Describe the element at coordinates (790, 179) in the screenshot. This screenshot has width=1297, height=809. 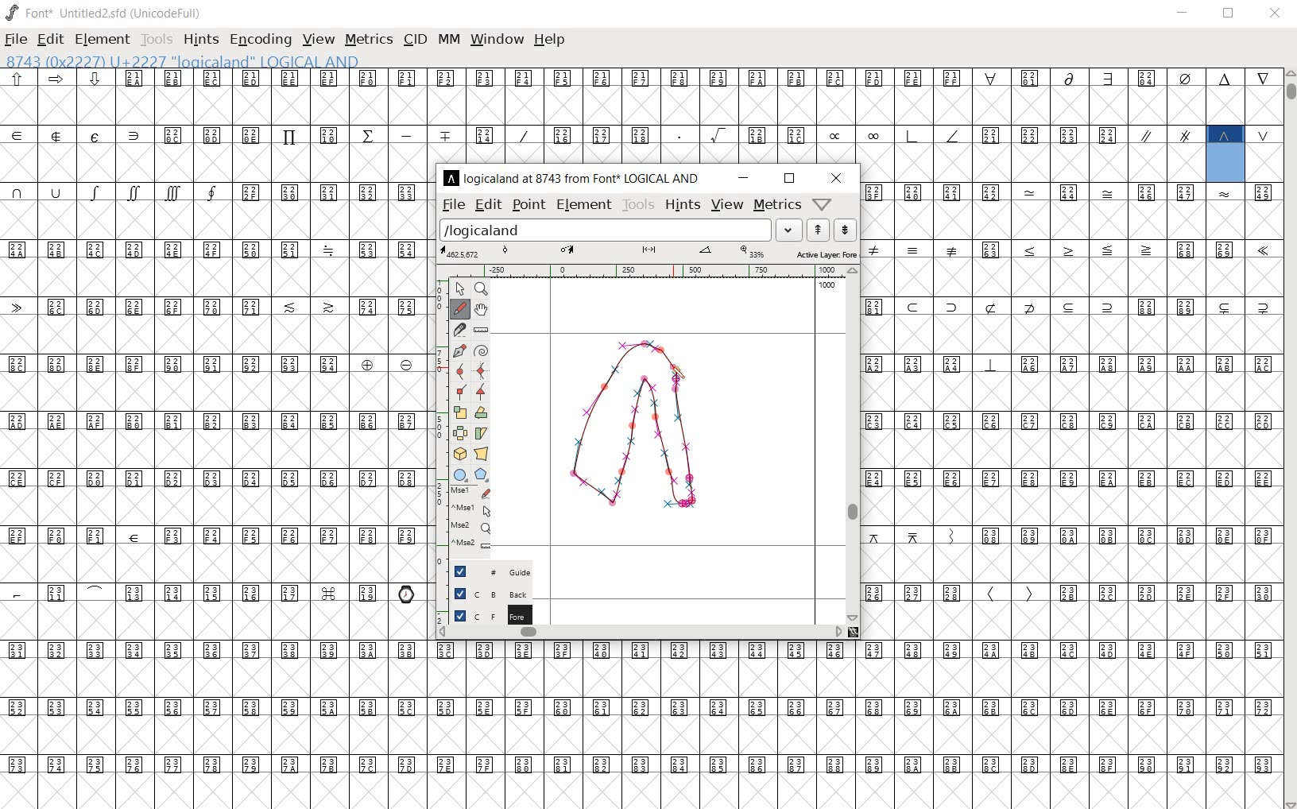
I see `restore` at that location.